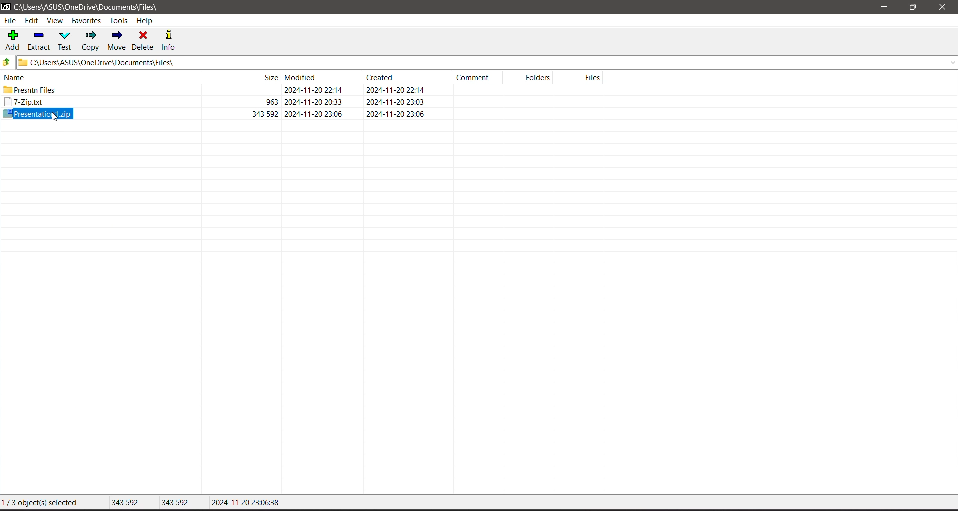 The height and width of the screenshot is (511, 958). I want to click on Copy, so click(91, 41).